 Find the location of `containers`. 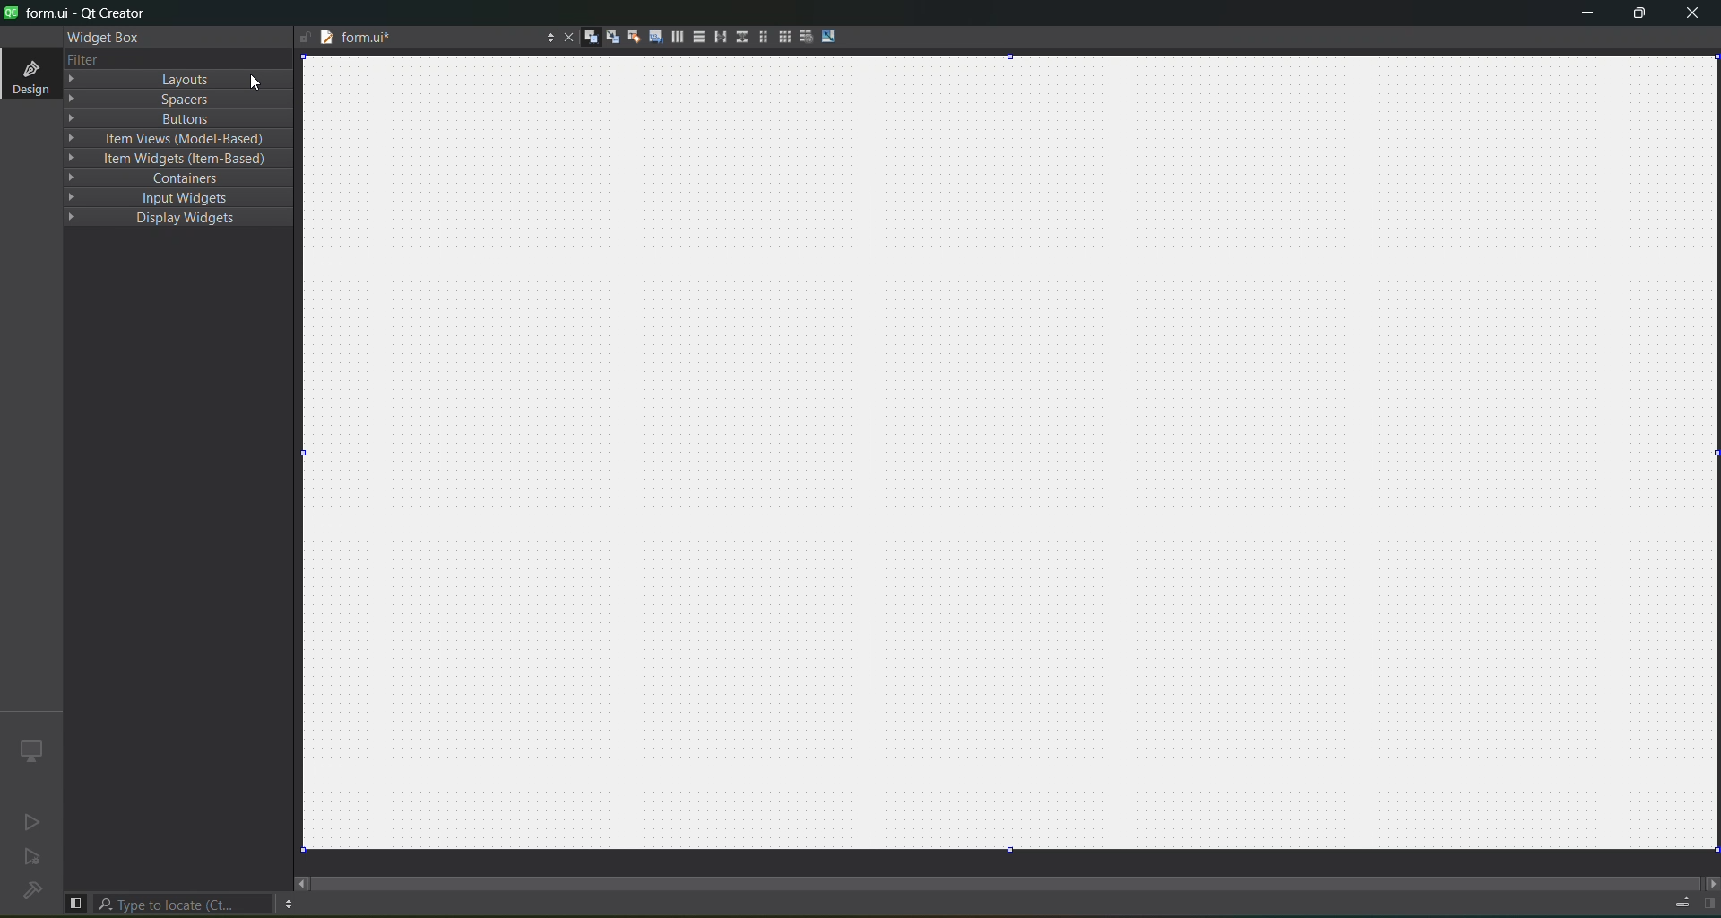

containers is located at coordinates (182, 178).